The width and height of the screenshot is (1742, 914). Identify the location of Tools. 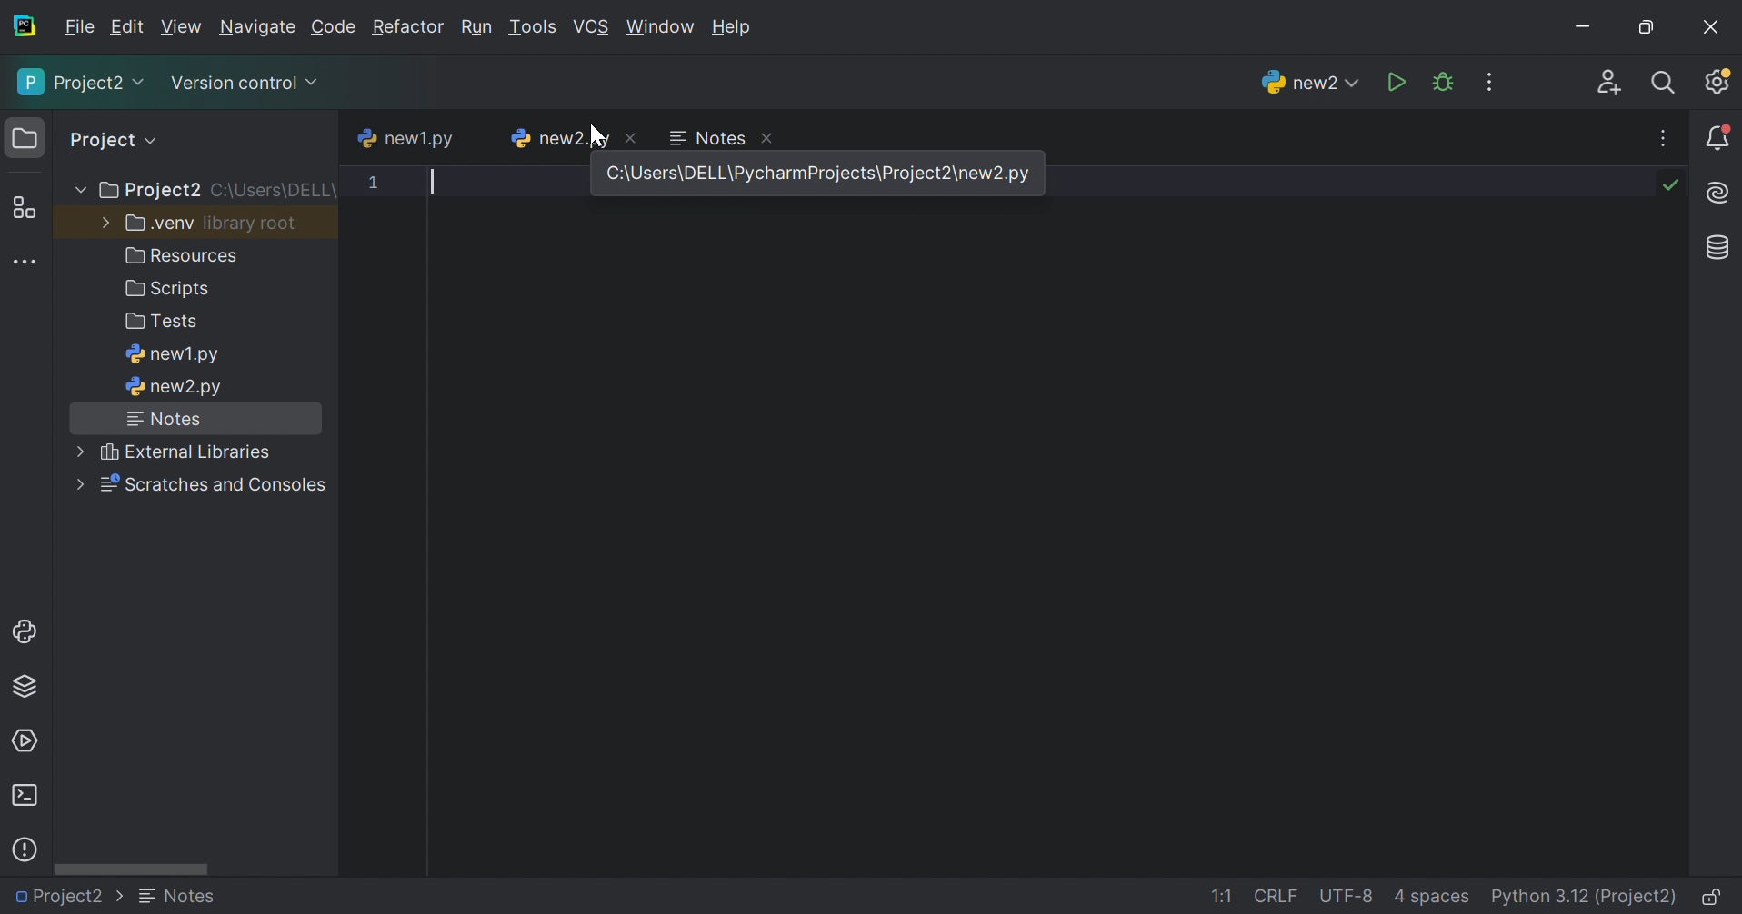
(532, 27).